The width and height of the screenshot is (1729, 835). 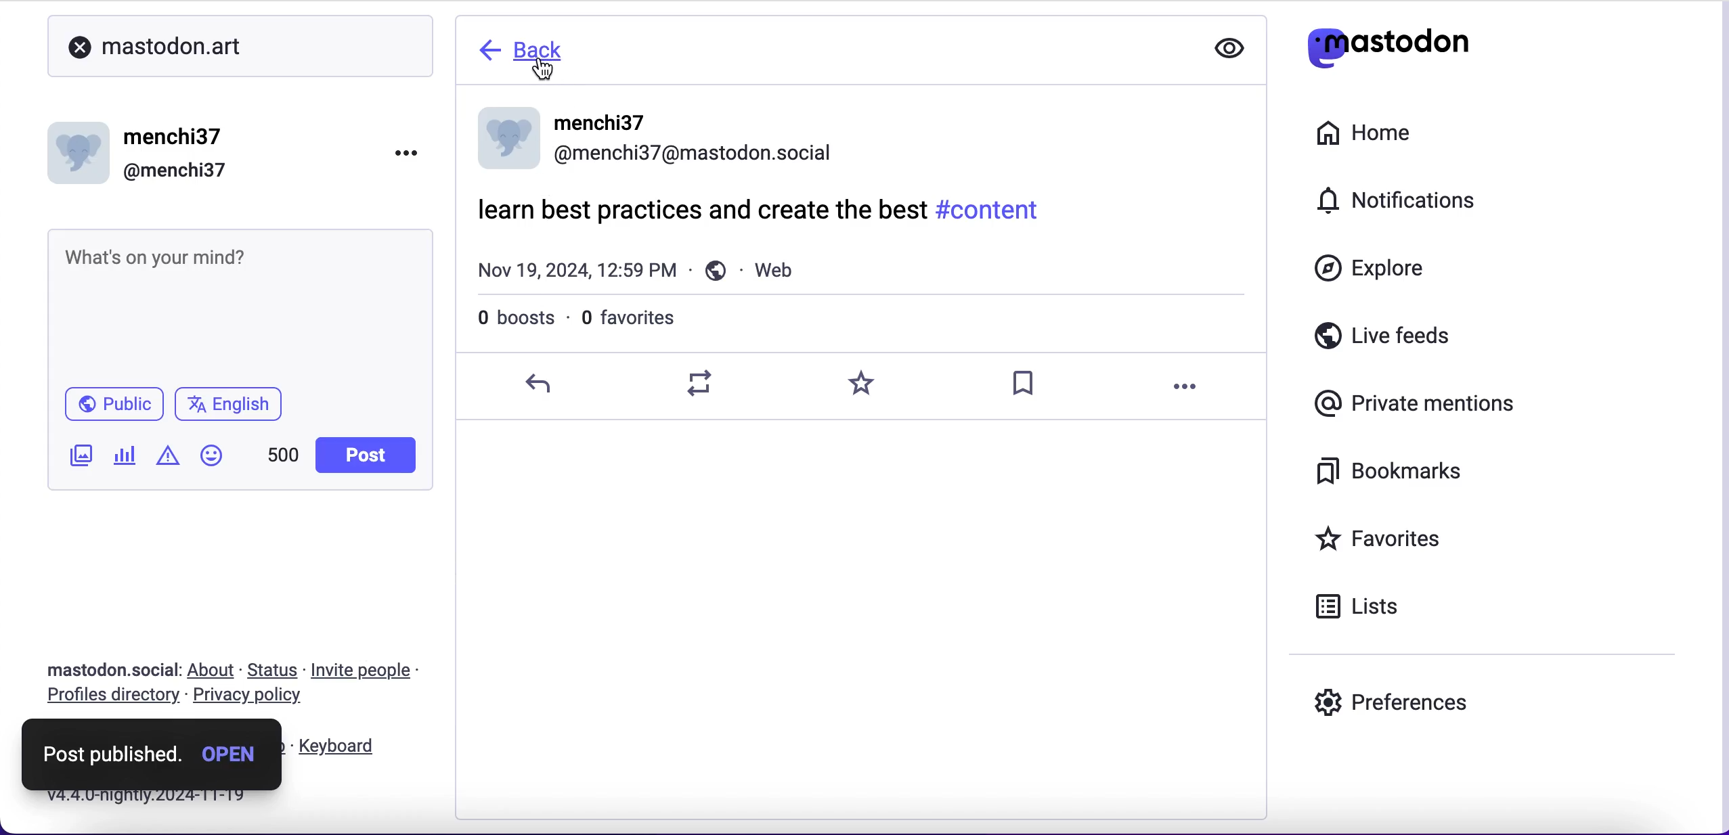 What do you see at coordinates (375, 670) in the screenshot?
I see `invite people` at bounding box center [375, 670].